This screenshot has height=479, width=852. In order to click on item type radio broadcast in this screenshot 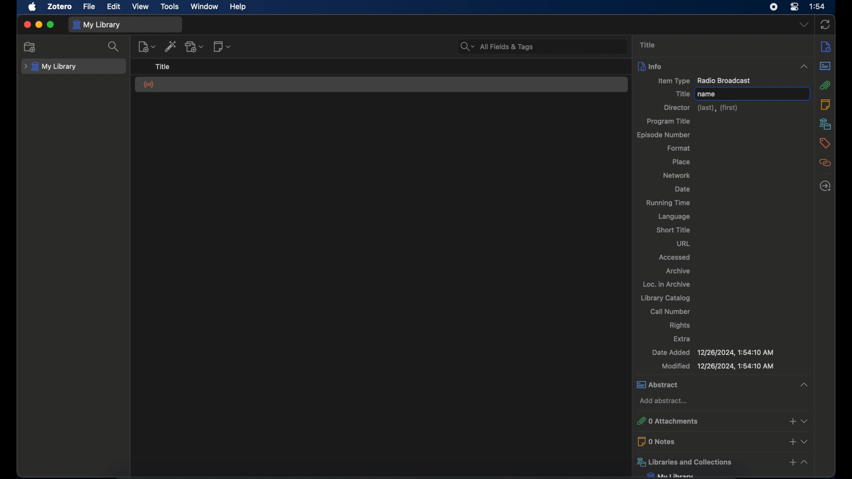, I will do `click(704, 81)`.